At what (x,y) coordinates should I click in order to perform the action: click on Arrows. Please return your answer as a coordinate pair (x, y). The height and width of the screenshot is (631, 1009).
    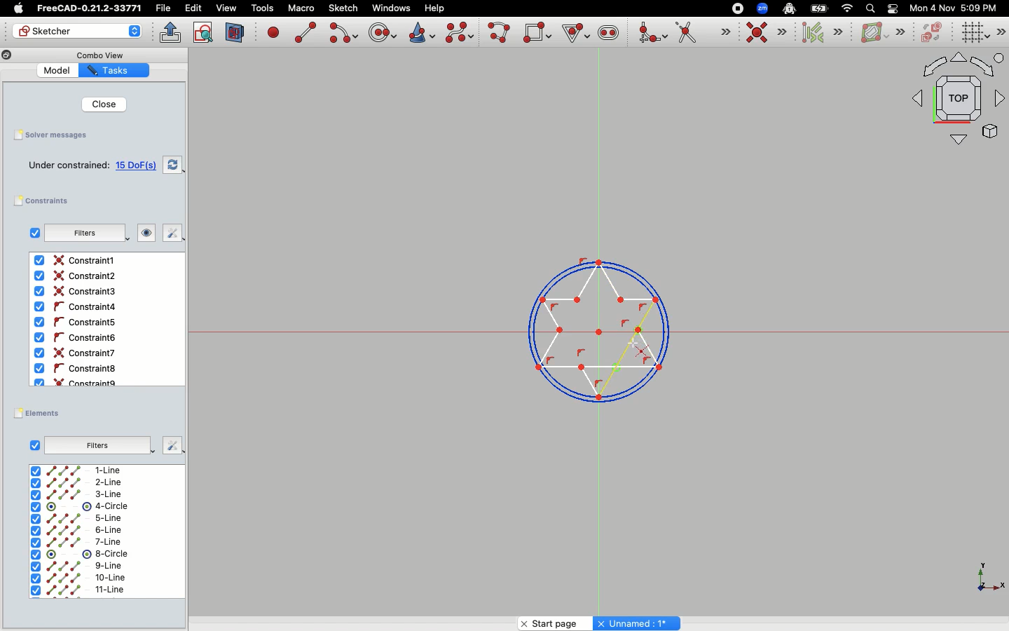
    Looking at the image, I should click on (136, 32).